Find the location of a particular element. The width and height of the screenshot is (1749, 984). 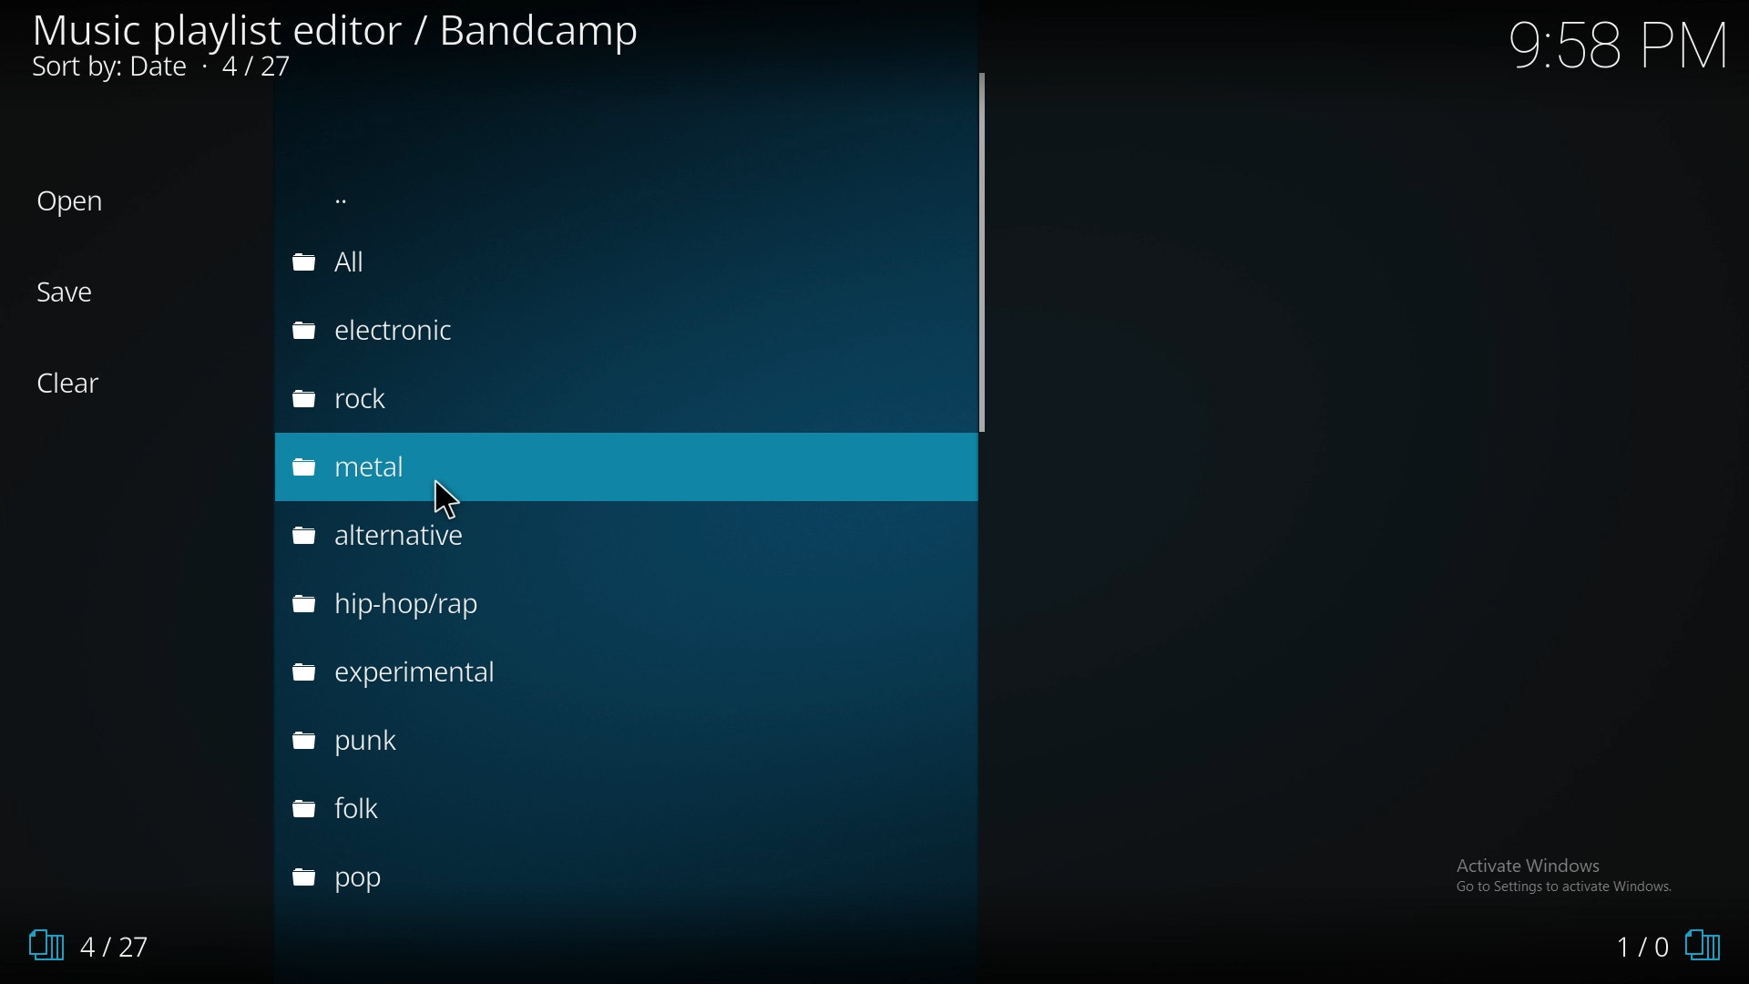

back is located at coordinates (497, 199).